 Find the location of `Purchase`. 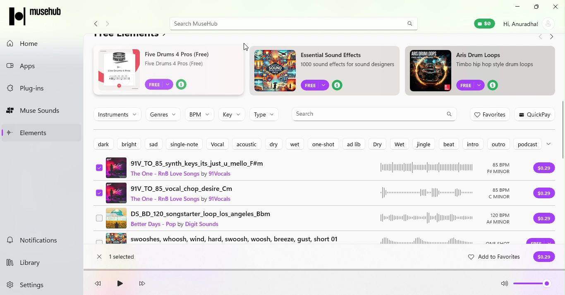

Purchase is located at coordinates (541, 241).